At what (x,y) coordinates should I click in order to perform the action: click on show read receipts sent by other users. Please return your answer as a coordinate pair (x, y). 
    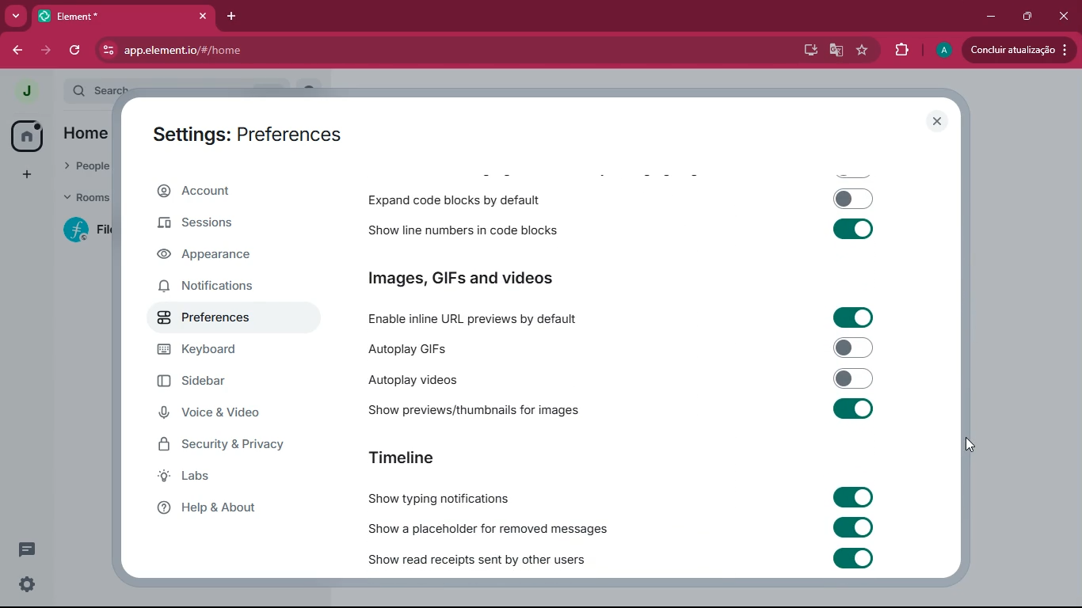
    Looking at the image, I should click on (499, 558).